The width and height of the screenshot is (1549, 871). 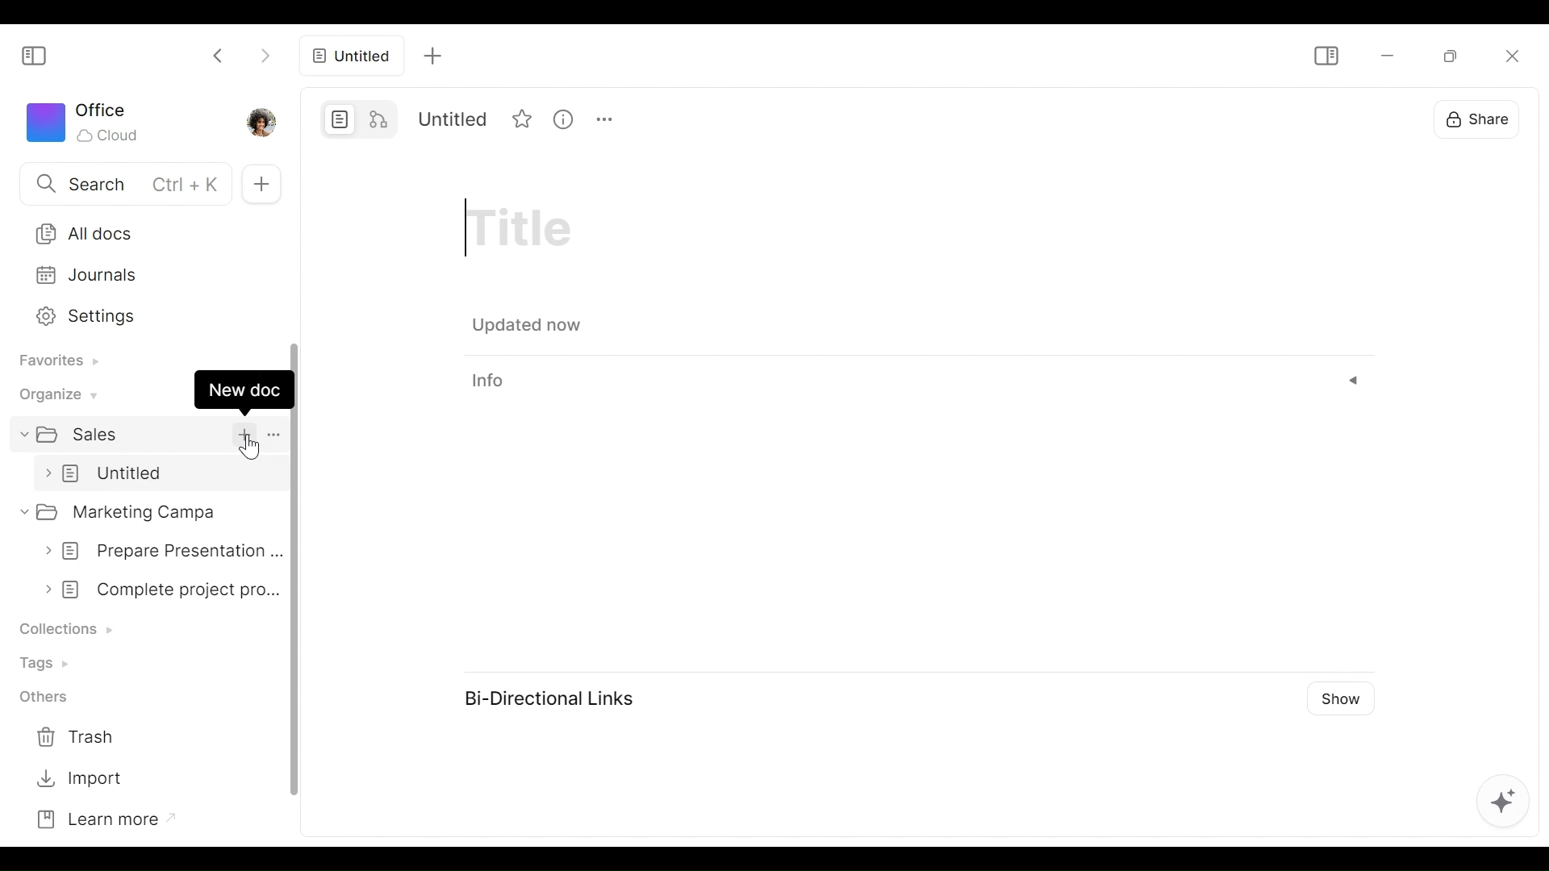 What do you see at coordinates (1483, 119) in the screenshot?
I see `Share` at bounding box center [1483, 119].